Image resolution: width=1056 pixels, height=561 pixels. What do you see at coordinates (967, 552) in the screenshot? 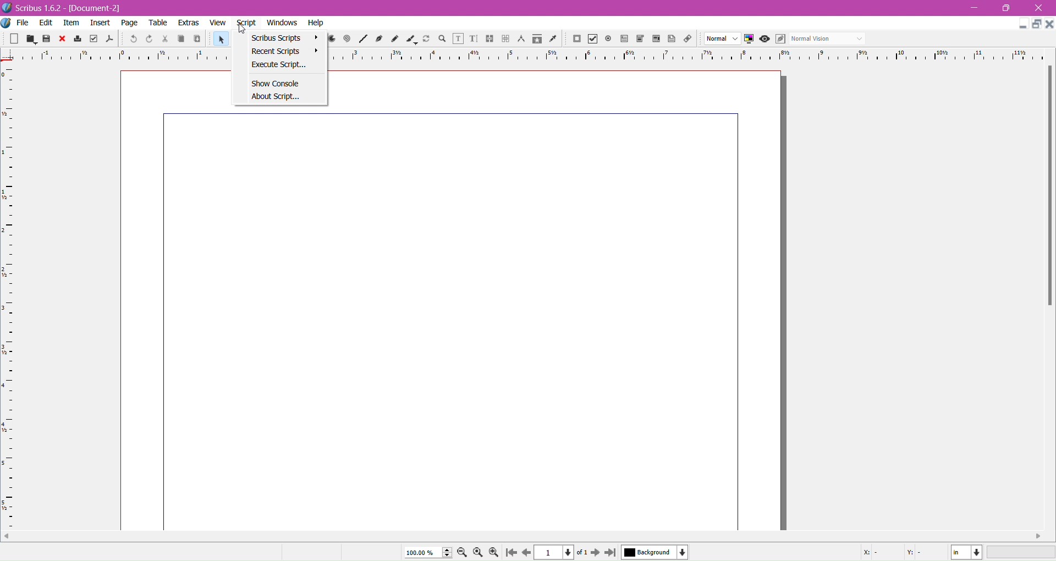
I see `Select the current unit` at bounding box center [967, 552].